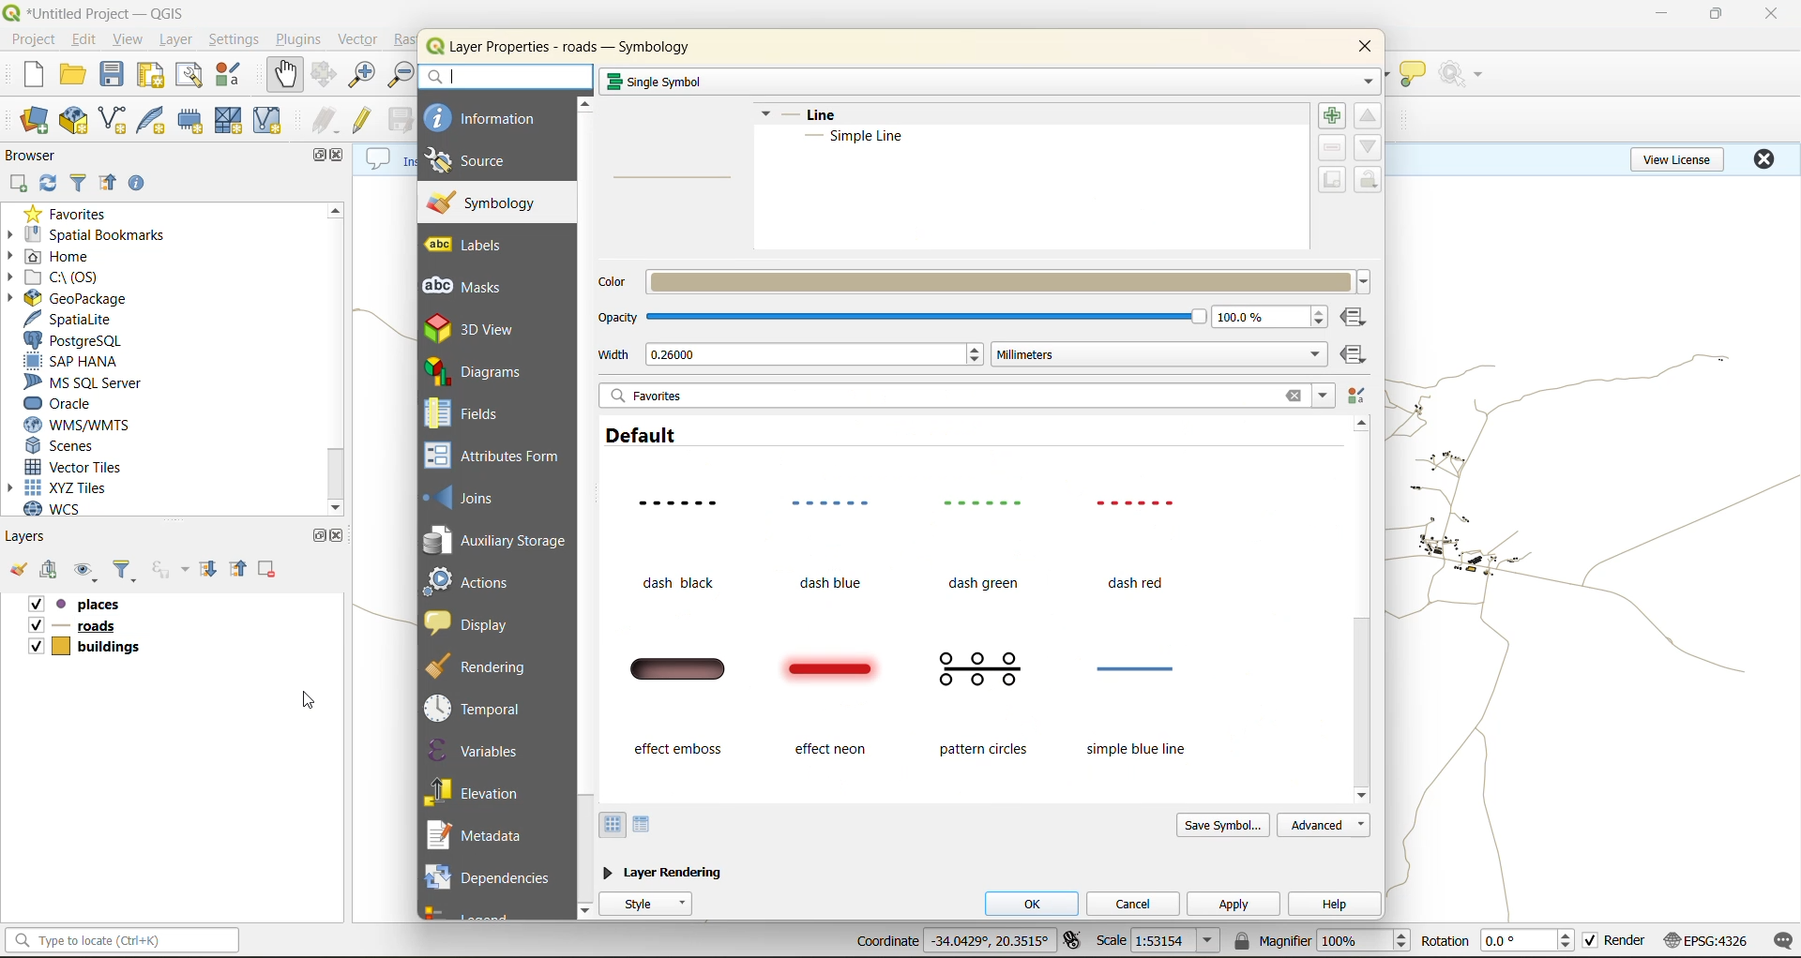 This screenshot has height=958, width=1801. I want to click on default, so click(644, 434).